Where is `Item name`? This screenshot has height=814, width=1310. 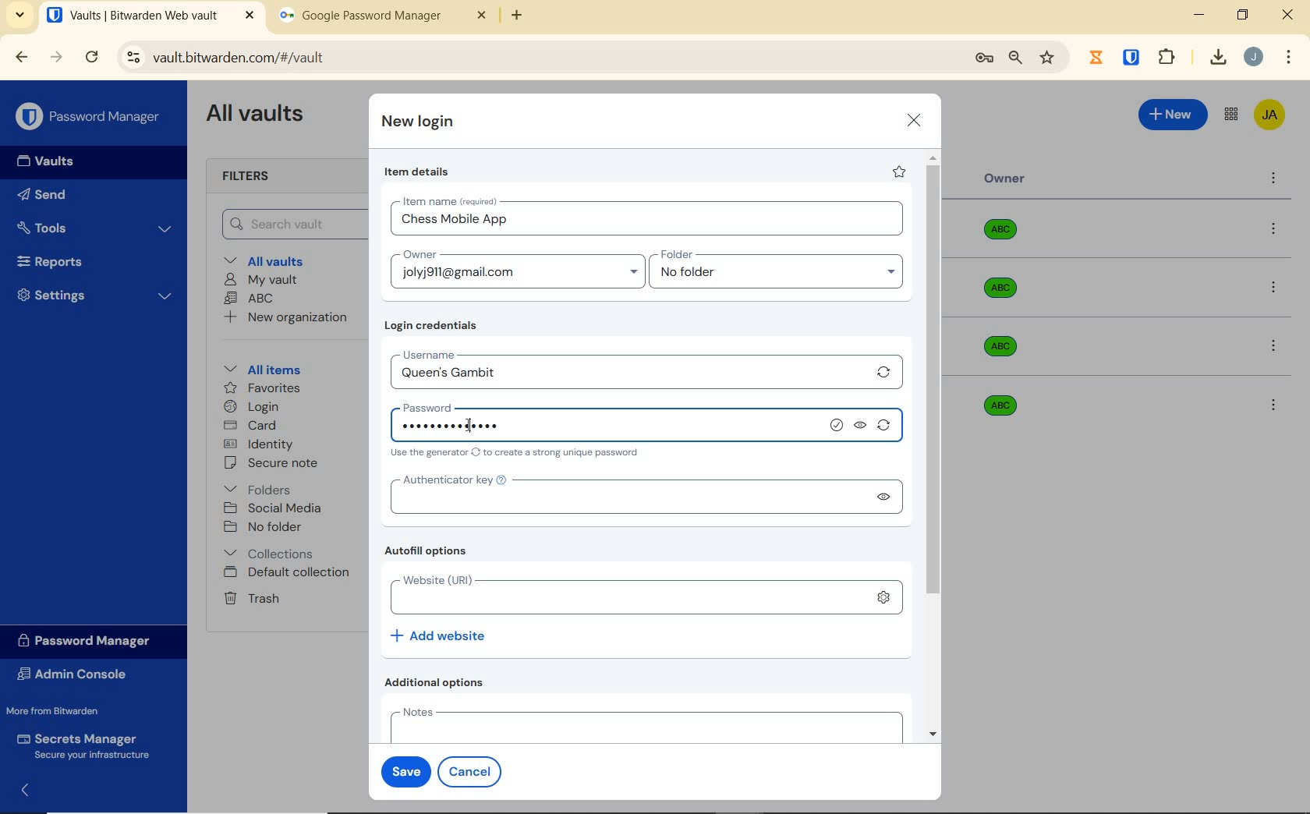
Item name is located at coordinates (451, 201).